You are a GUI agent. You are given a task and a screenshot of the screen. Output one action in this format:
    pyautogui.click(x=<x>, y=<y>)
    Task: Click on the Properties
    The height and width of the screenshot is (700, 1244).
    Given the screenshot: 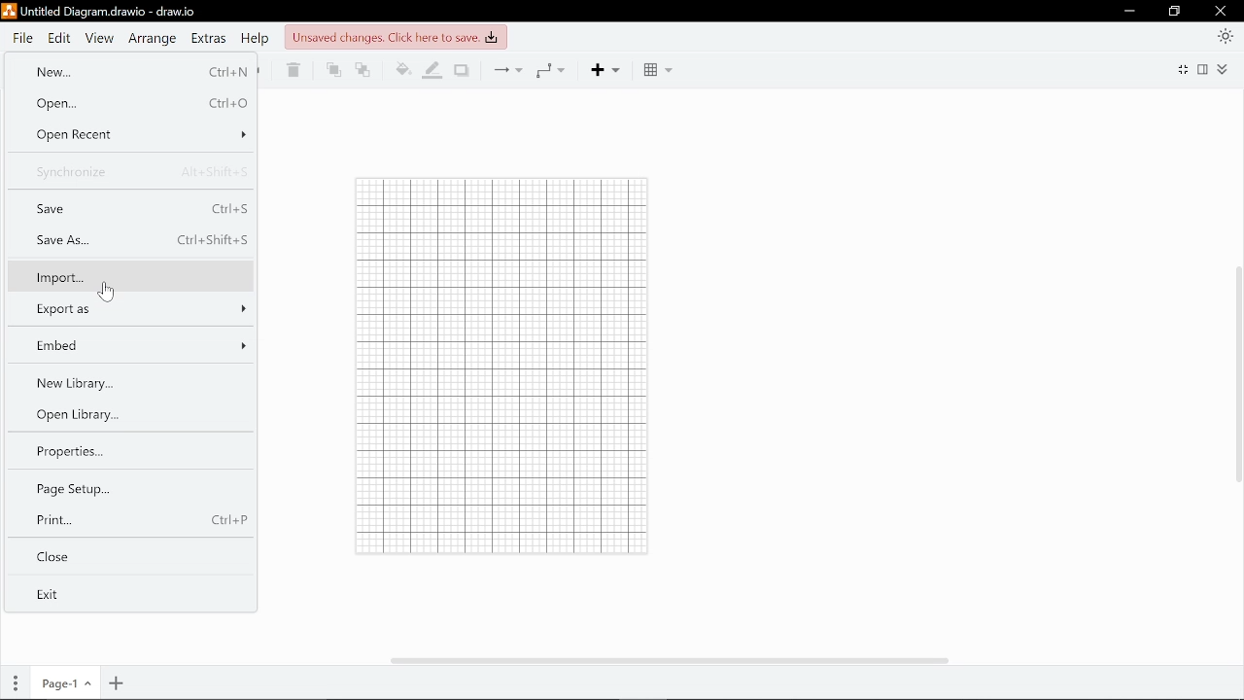 What is the action you would take?
    pyautogui.click(x=122, y=450)
    